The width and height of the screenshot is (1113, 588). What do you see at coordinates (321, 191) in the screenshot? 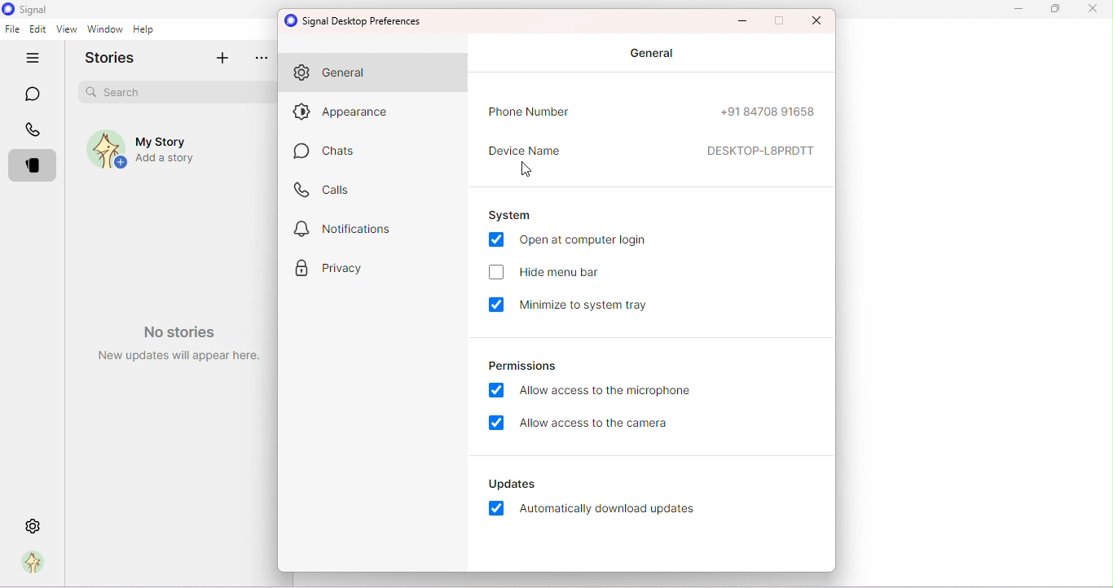
I see `Calls` at bounding box center [321, 191].